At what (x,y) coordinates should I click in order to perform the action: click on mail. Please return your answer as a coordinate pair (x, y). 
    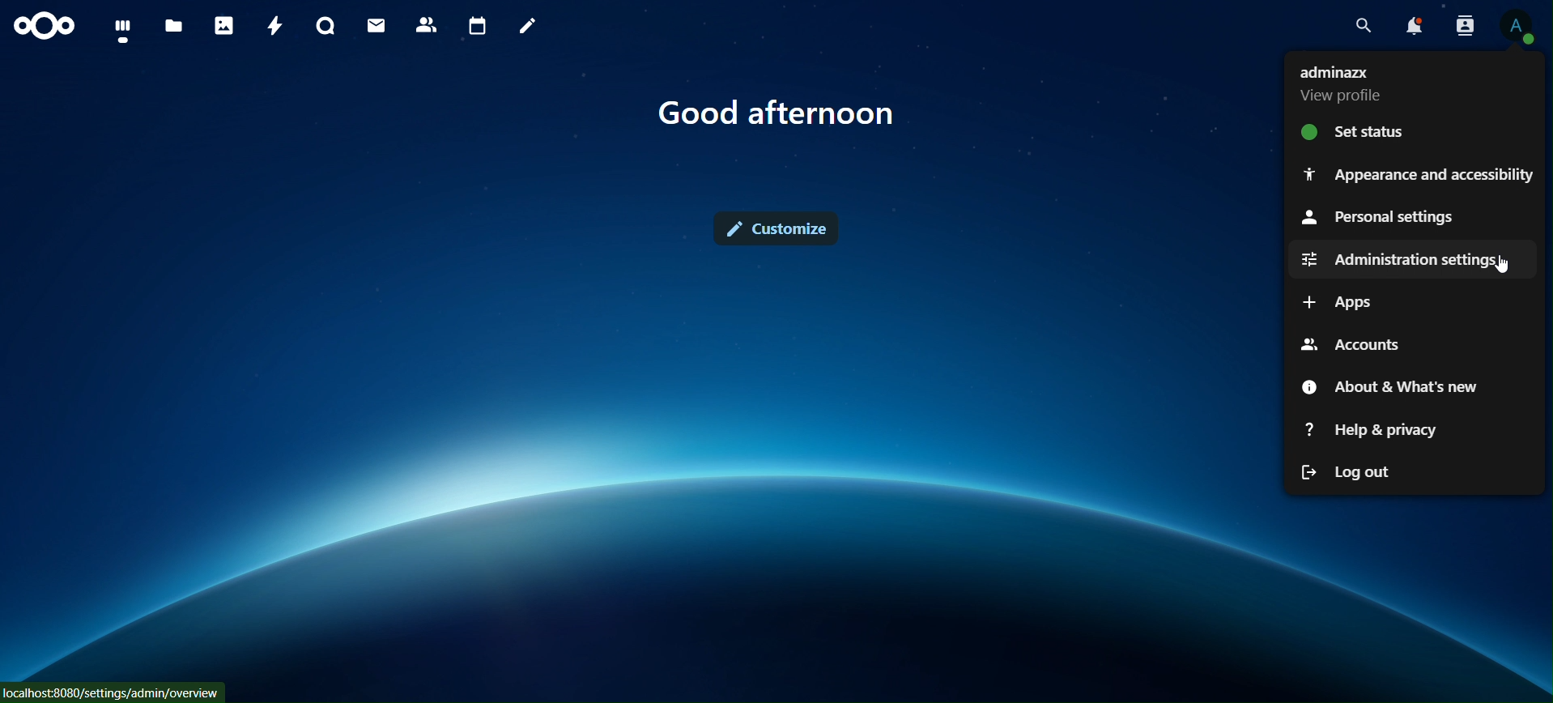
    Looking at the image, I should click on (375, 26).